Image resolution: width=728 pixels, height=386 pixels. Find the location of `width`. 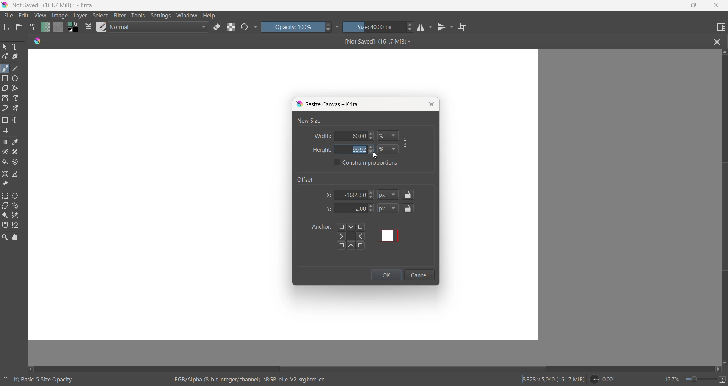

width is located at coordinates (322, 136).